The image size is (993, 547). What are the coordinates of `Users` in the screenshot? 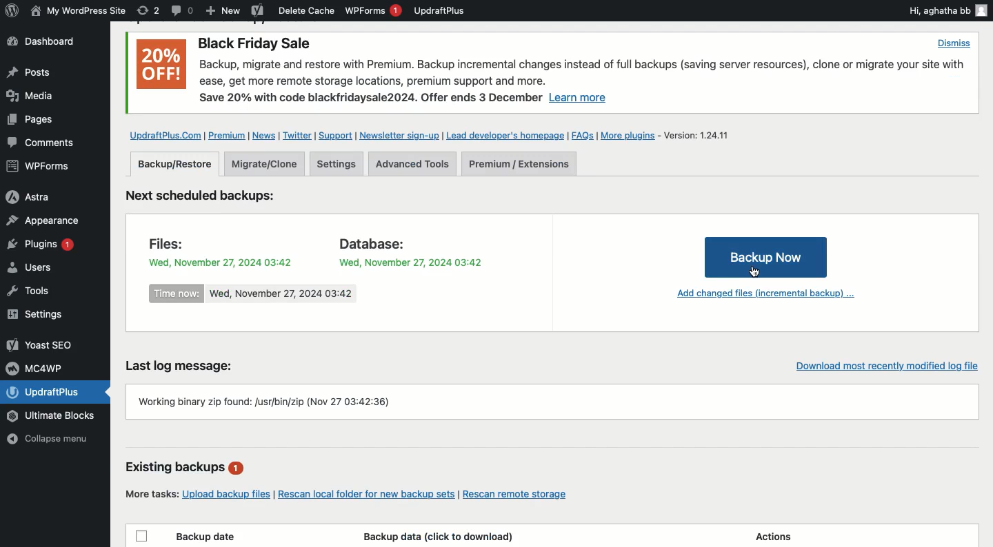 It's located at (43, 269).